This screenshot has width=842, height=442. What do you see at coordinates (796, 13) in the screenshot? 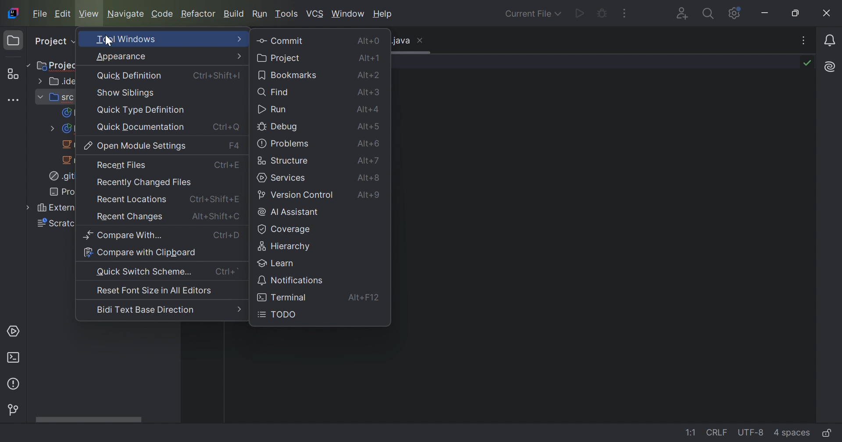
I see `Restore down` at bounding box center [796, 13].